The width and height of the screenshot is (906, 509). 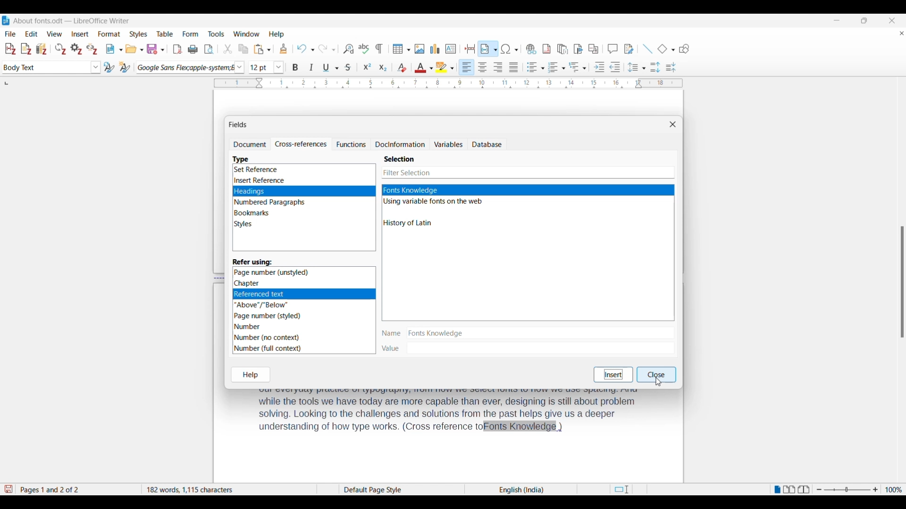 What do you see at coordinates (402, 49) in the screenshot?
I see `Insert table` at bounding box center [402, 49].